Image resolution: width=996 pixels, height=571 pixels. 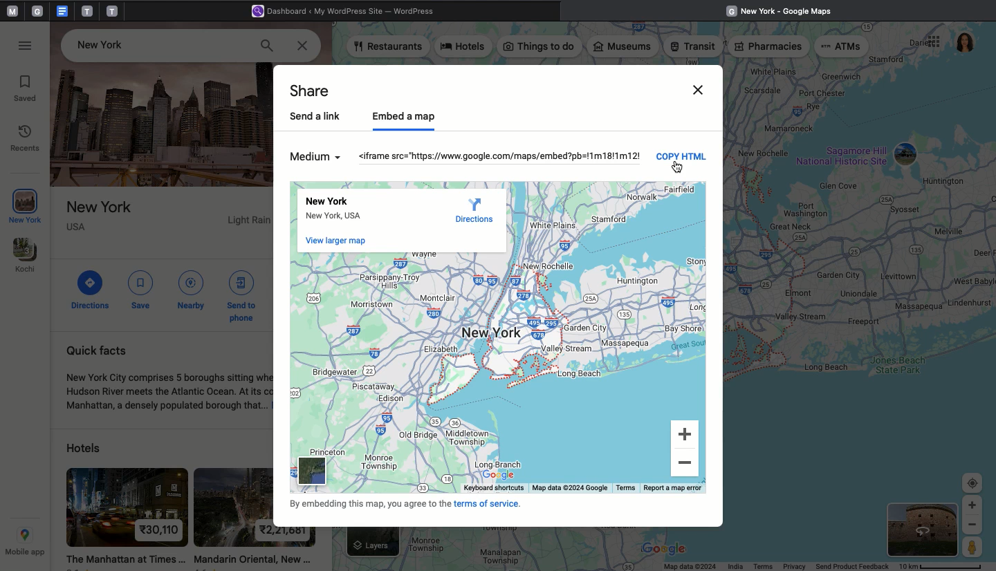 I want to click on Close, so click(x=300, y=46).